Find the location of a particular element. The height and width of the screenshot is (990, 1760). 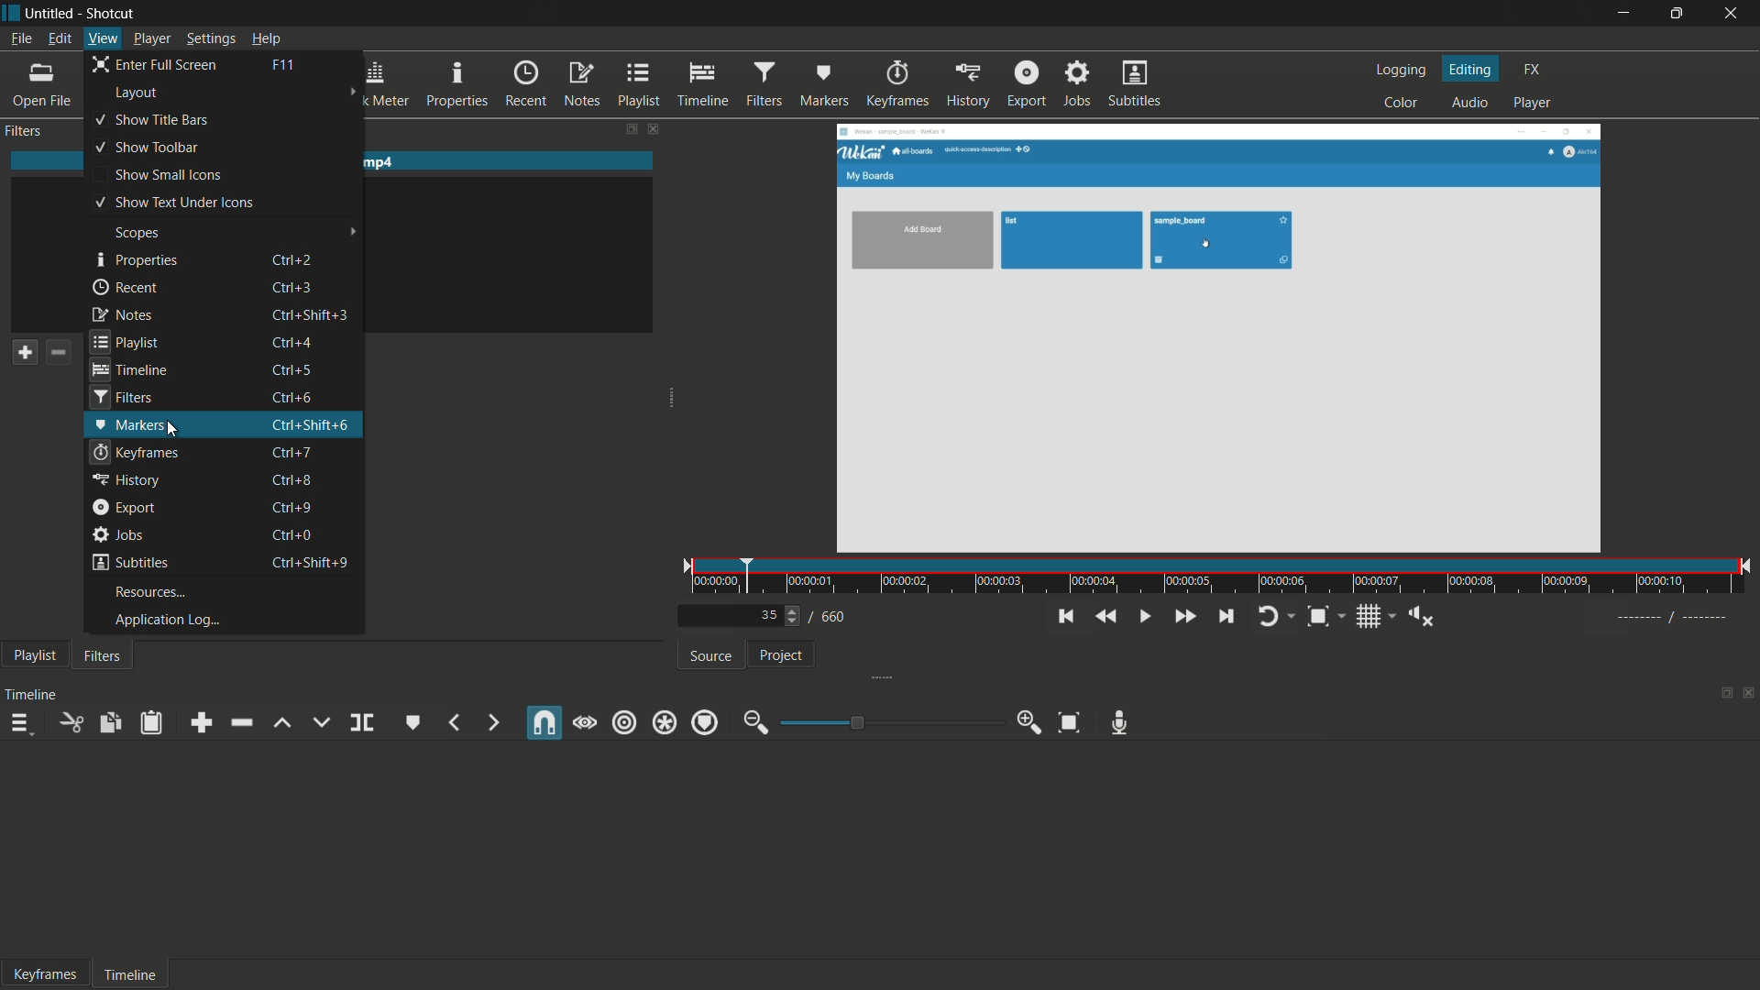

keyframes is located at coordinates (46, 973).